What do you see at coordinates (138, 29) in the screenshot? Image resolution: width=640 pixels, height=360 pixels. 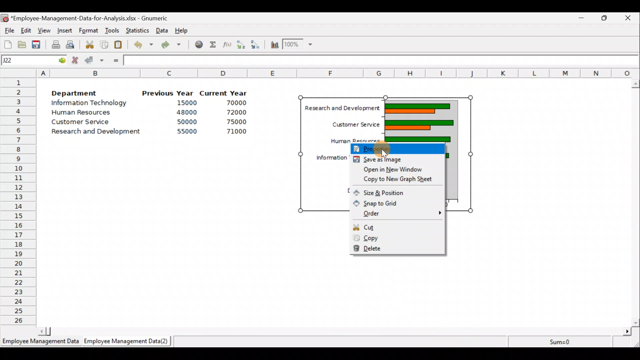 I see `Statistics` at bounding box center [138, 29].